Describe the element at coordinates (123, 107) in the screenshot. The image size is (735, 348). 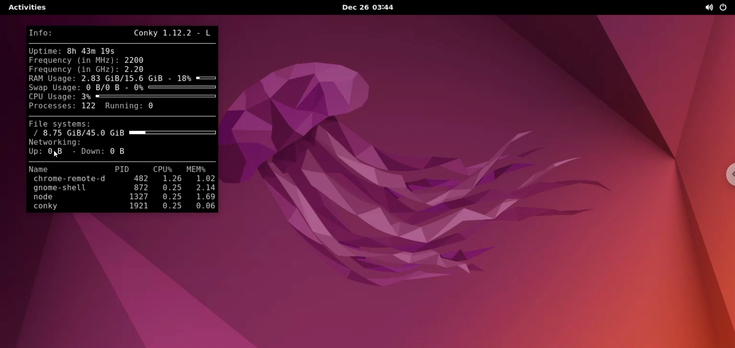
I see `running:` at that location.